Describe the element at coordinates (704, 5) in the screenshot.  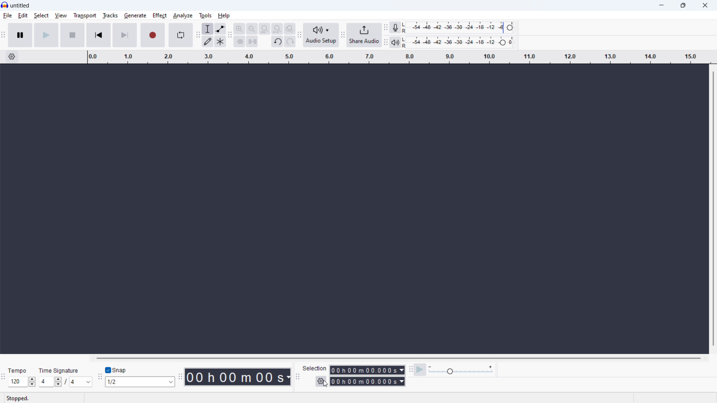
I see `close` at that location.